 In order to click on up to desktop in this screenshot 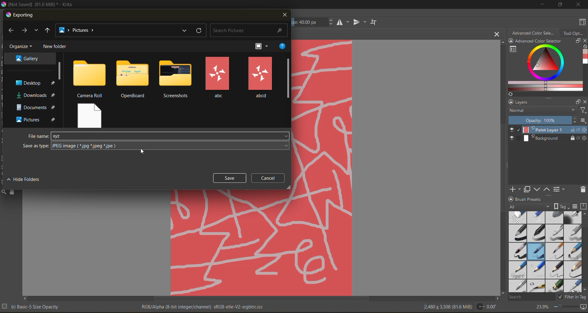, I will do `click(47, 31)`.